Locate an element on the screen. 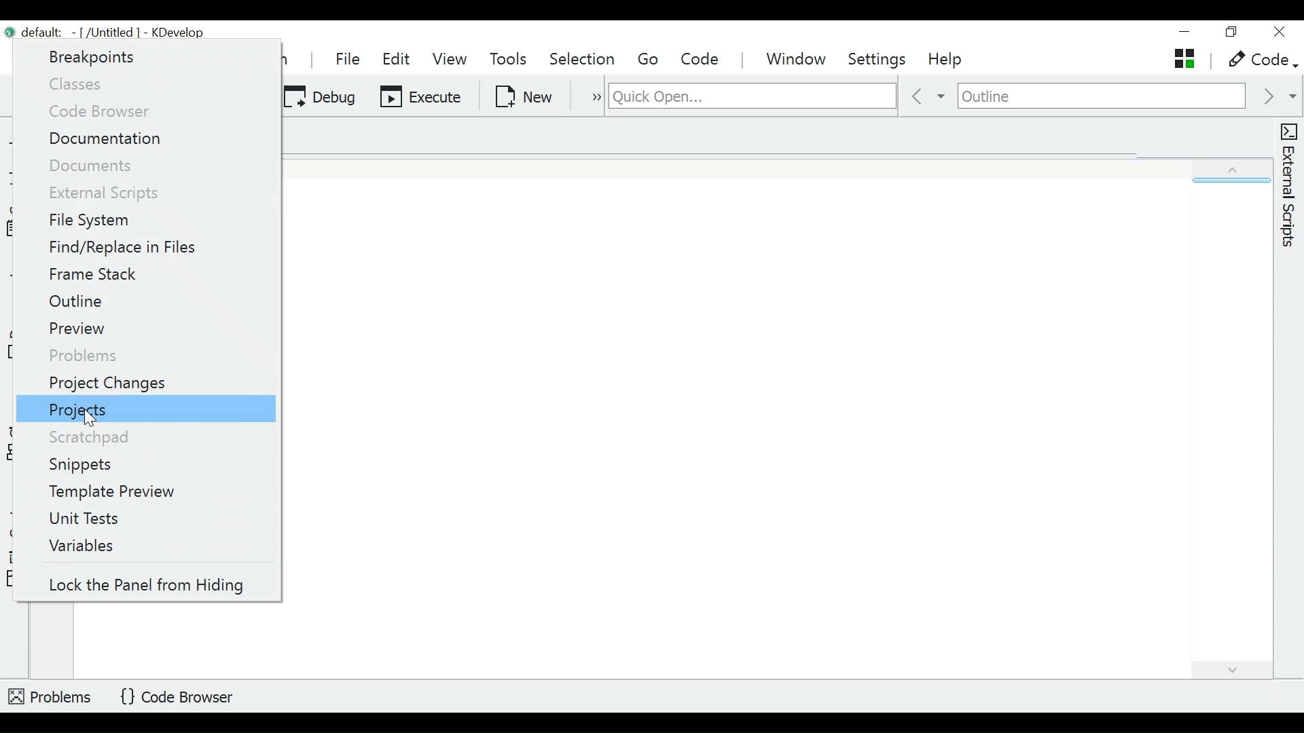 This screenshot has height=733, width=1304. Go is located at coordinates (651, 59).